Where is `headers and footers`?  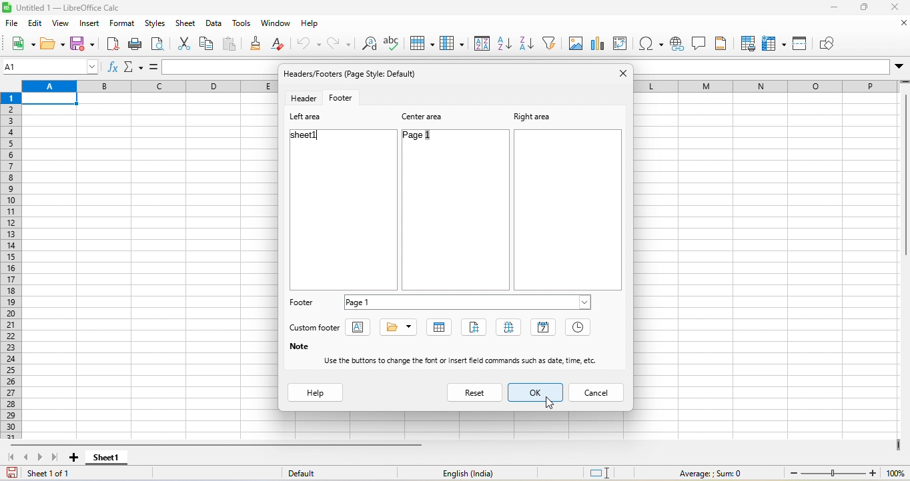
headers and footers is located at coordinates (721, 43).